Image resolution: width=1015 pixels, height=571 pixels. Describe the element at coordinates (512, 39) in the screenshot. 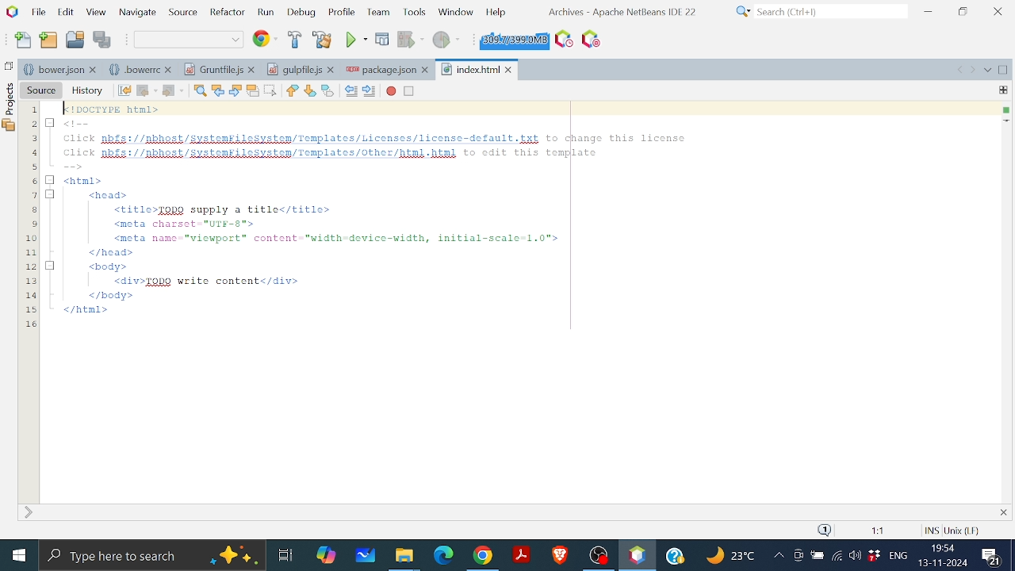

I see `Click to force garbage collection` at that location.